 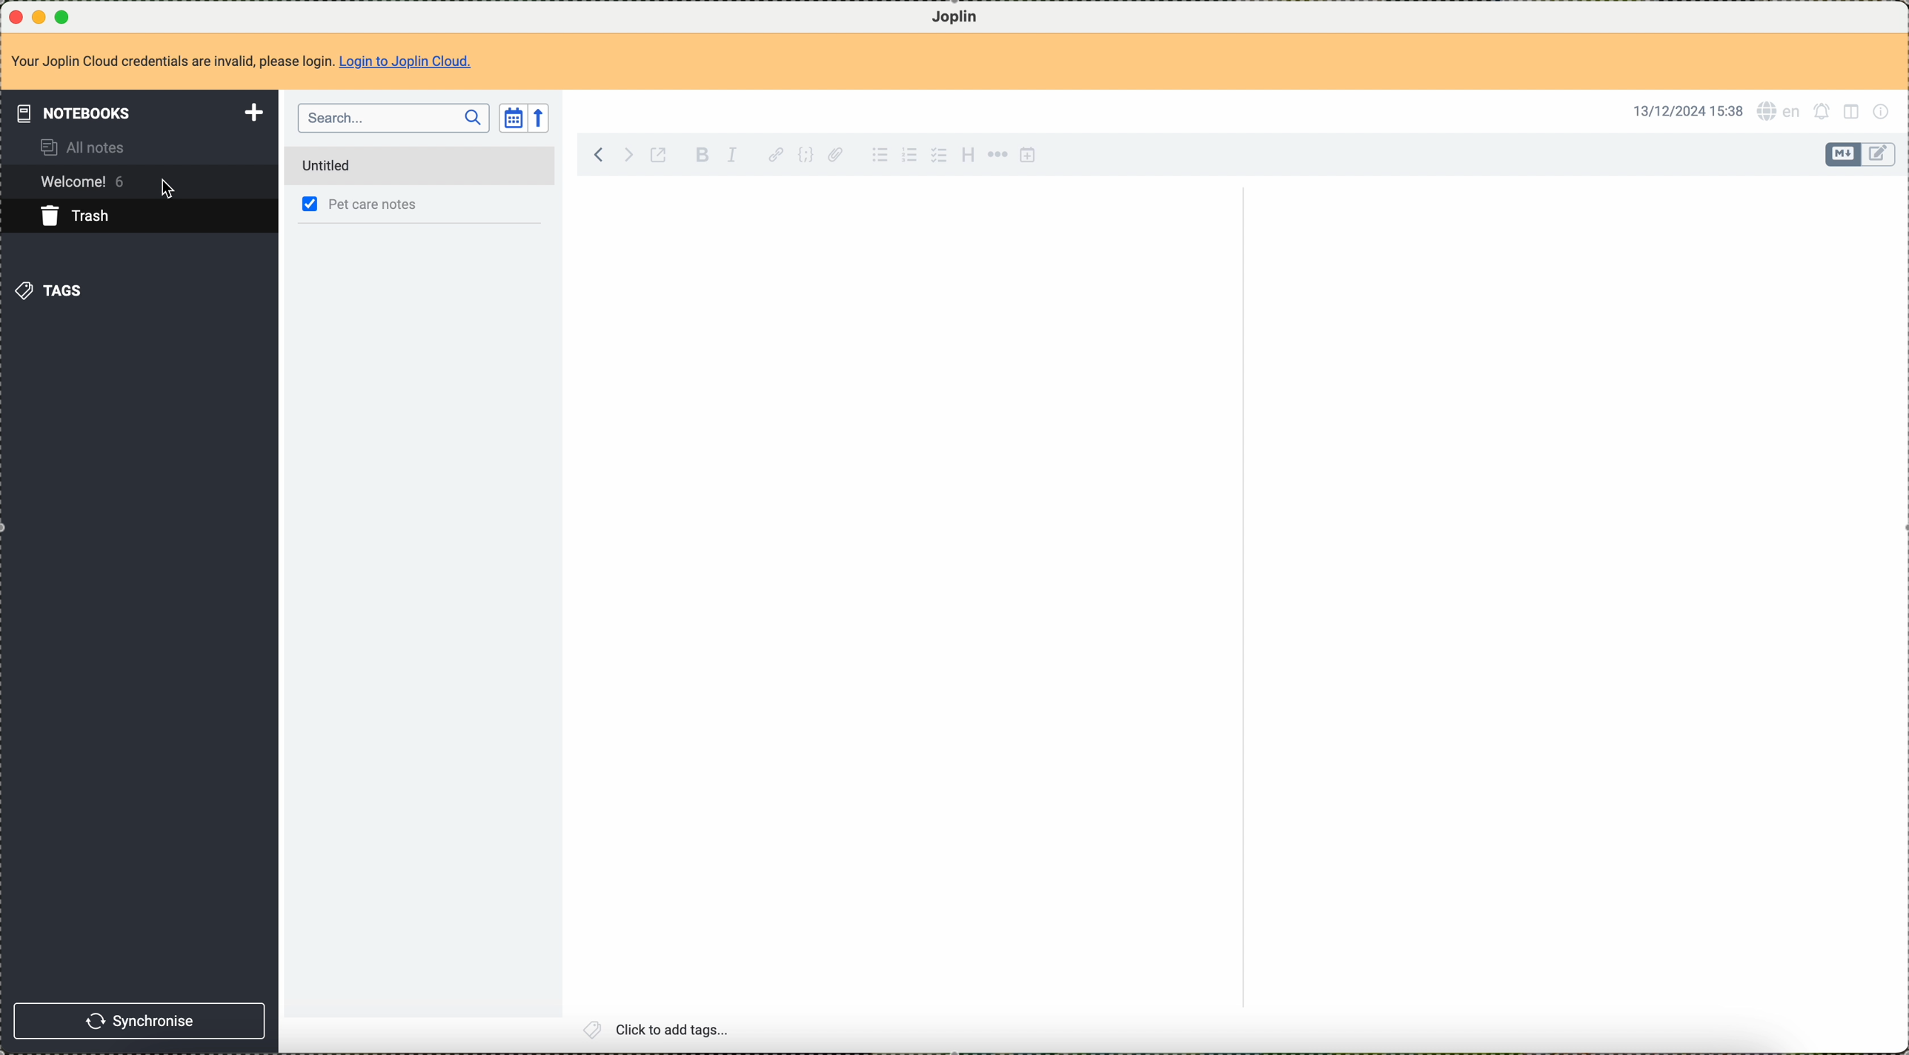 What do you see at coordinates (55, 293) in the screenshot?
I see `tags` at bounding box center [55, 293].